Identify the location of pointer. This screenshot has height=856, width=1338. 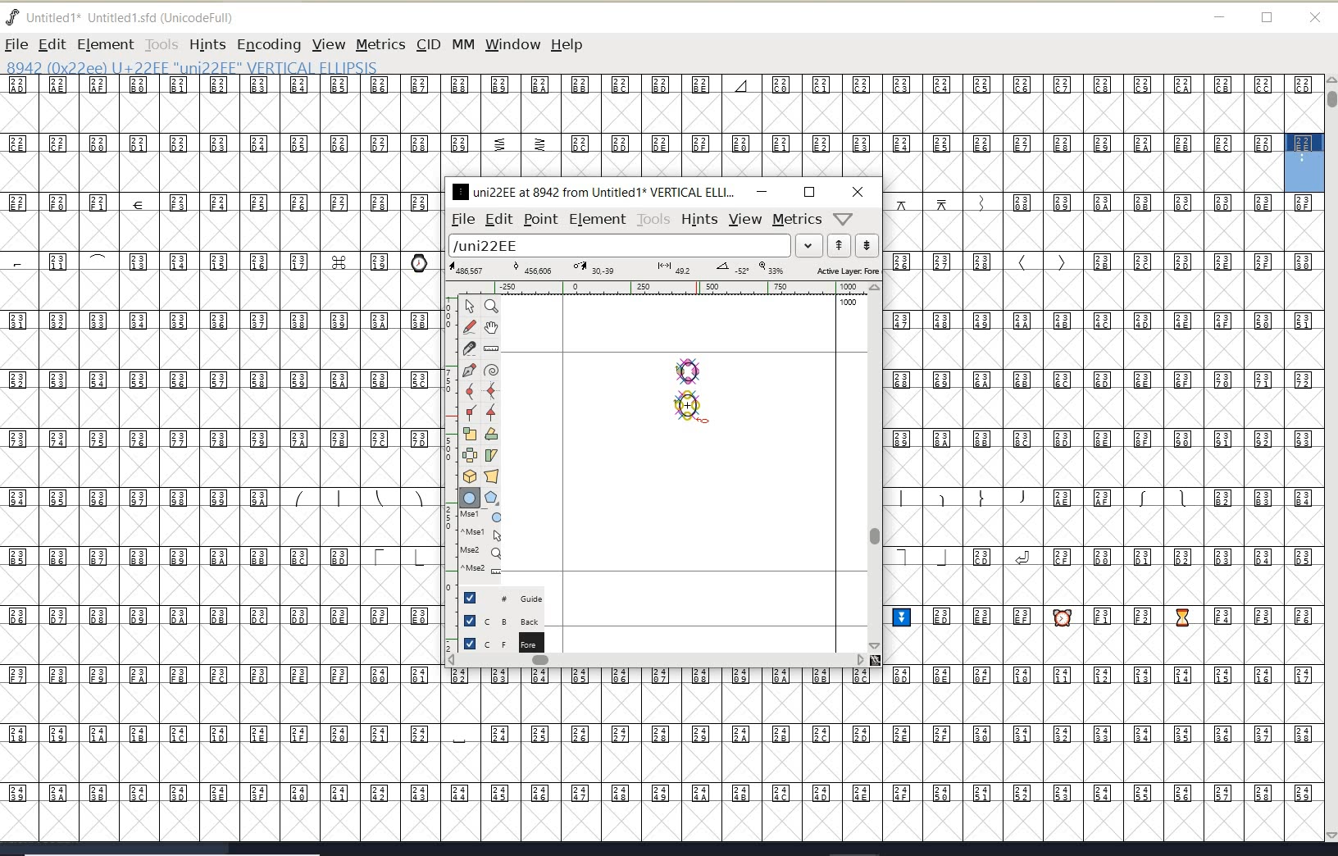
(471, 307).